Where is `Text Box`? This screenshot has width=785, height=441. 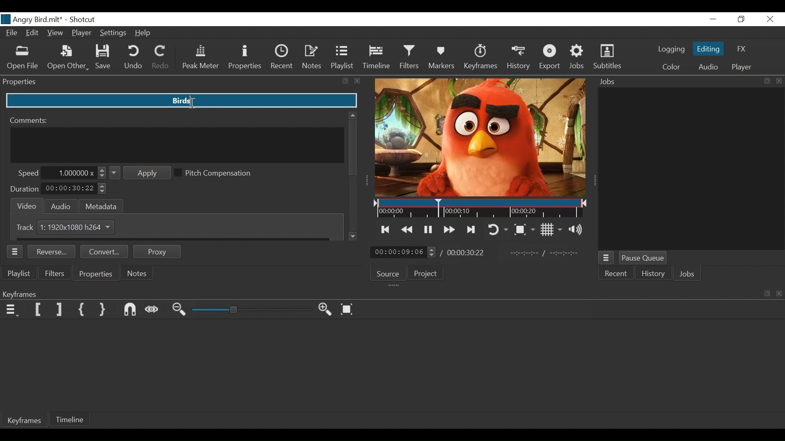
Text Box is located at coordinates (181, 101).